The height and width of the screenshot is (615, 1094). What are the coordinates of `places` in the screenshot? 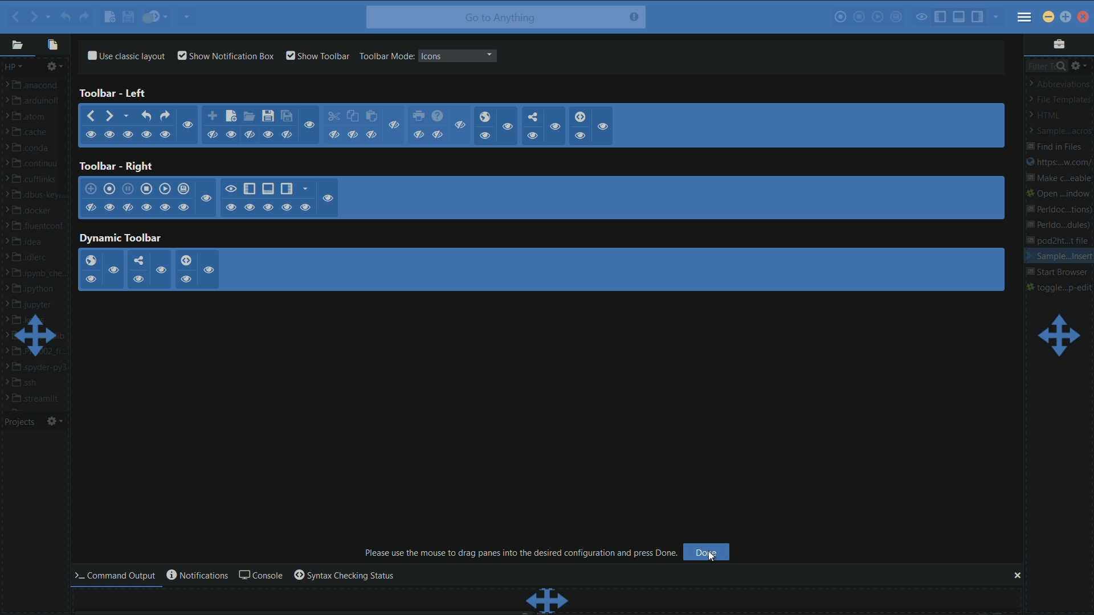 It's located at (17, 46).